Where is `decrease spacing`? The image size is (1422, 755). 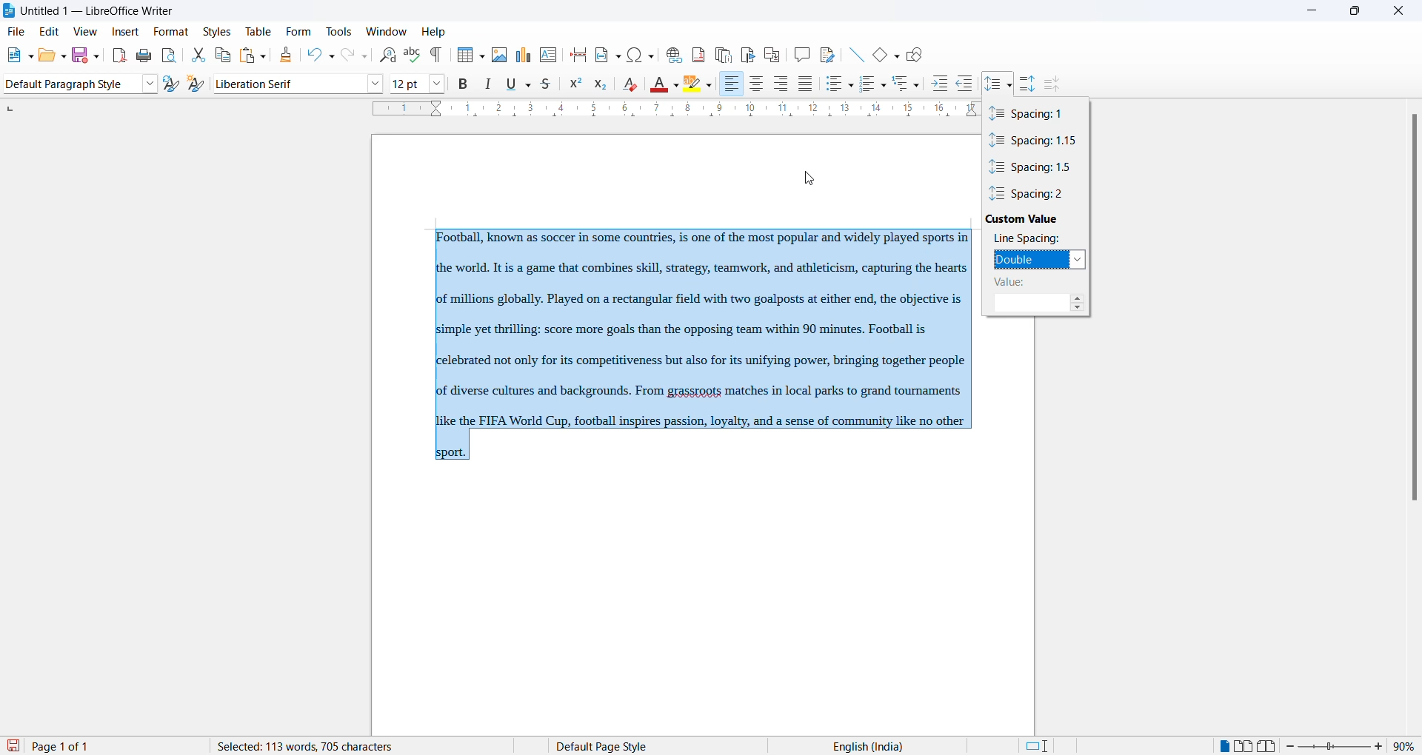 decrease spacing is located at coordinates (1076, 309).